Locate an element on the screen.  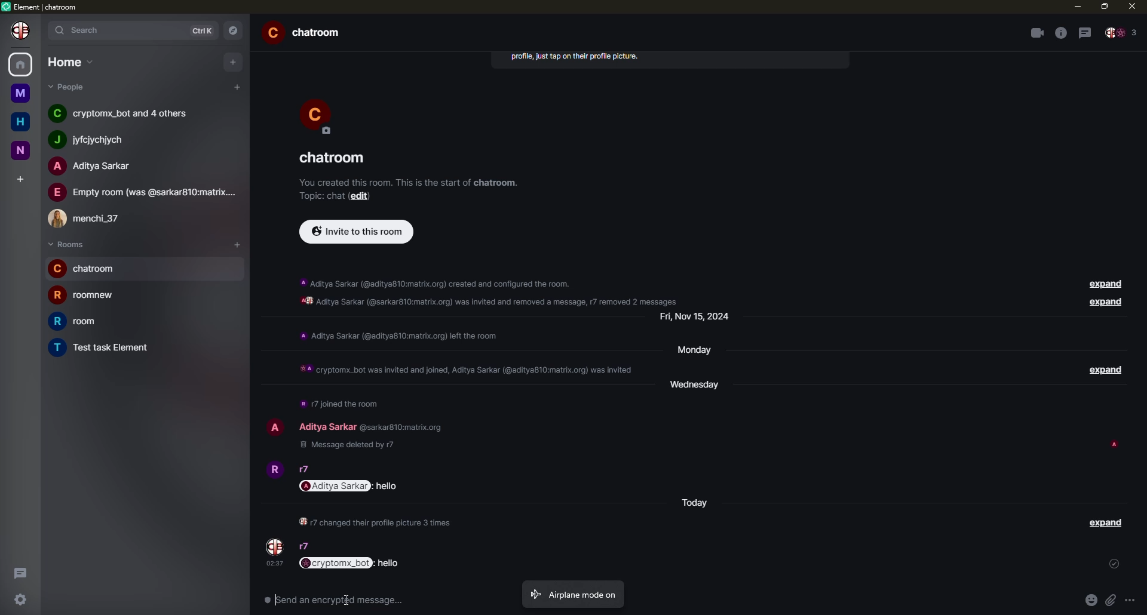
profile is located at coordinates (20, 31).